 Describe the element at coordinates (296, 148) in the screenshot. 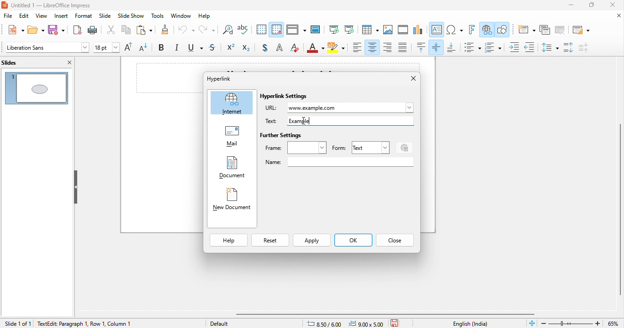

I see `frame` at that location.